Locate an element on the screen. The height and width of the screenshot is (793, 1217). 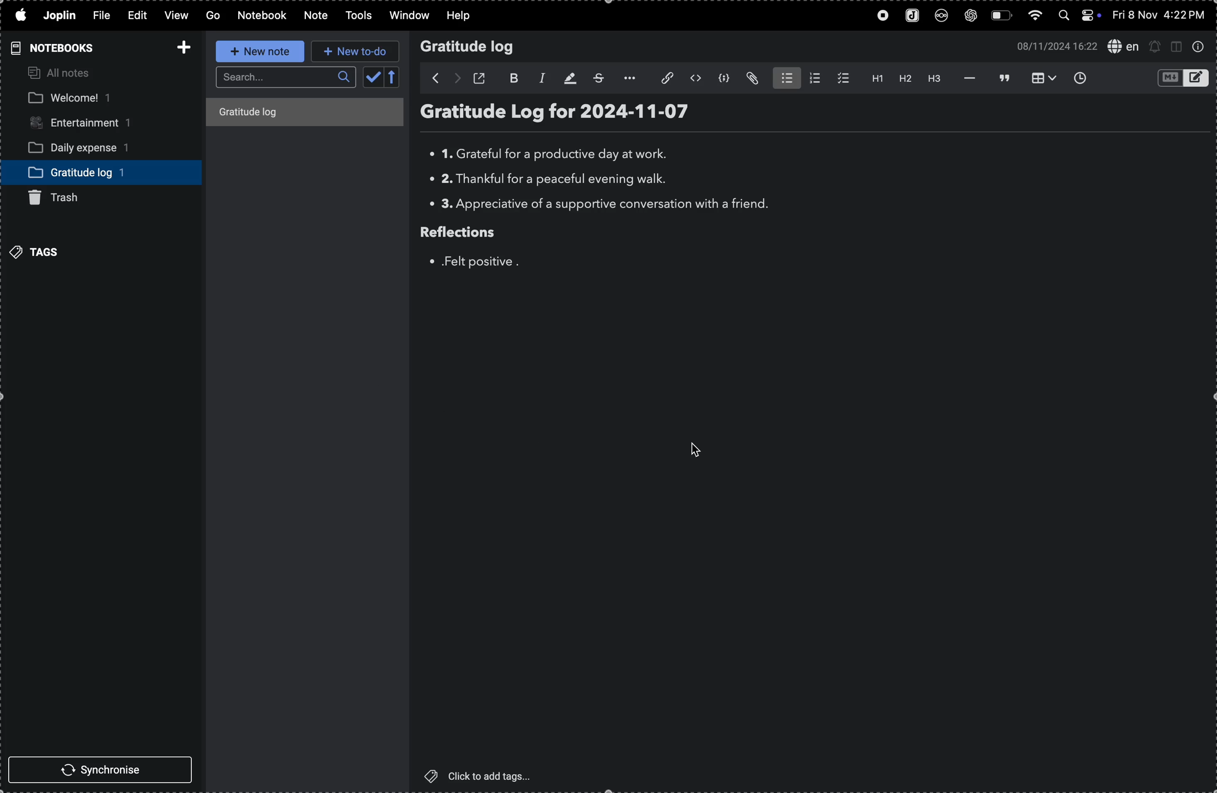
window is located at coordinates (410, 15).